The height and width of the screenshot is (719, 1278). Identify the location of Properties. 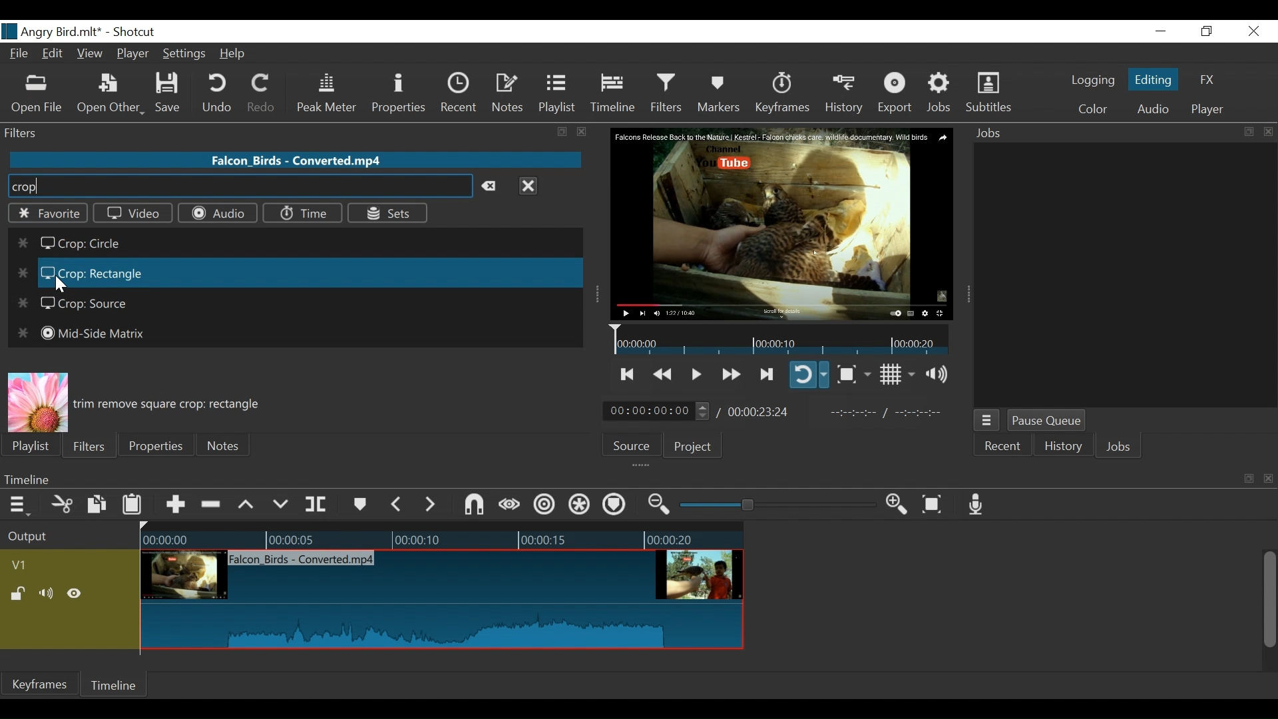
(154, 445).